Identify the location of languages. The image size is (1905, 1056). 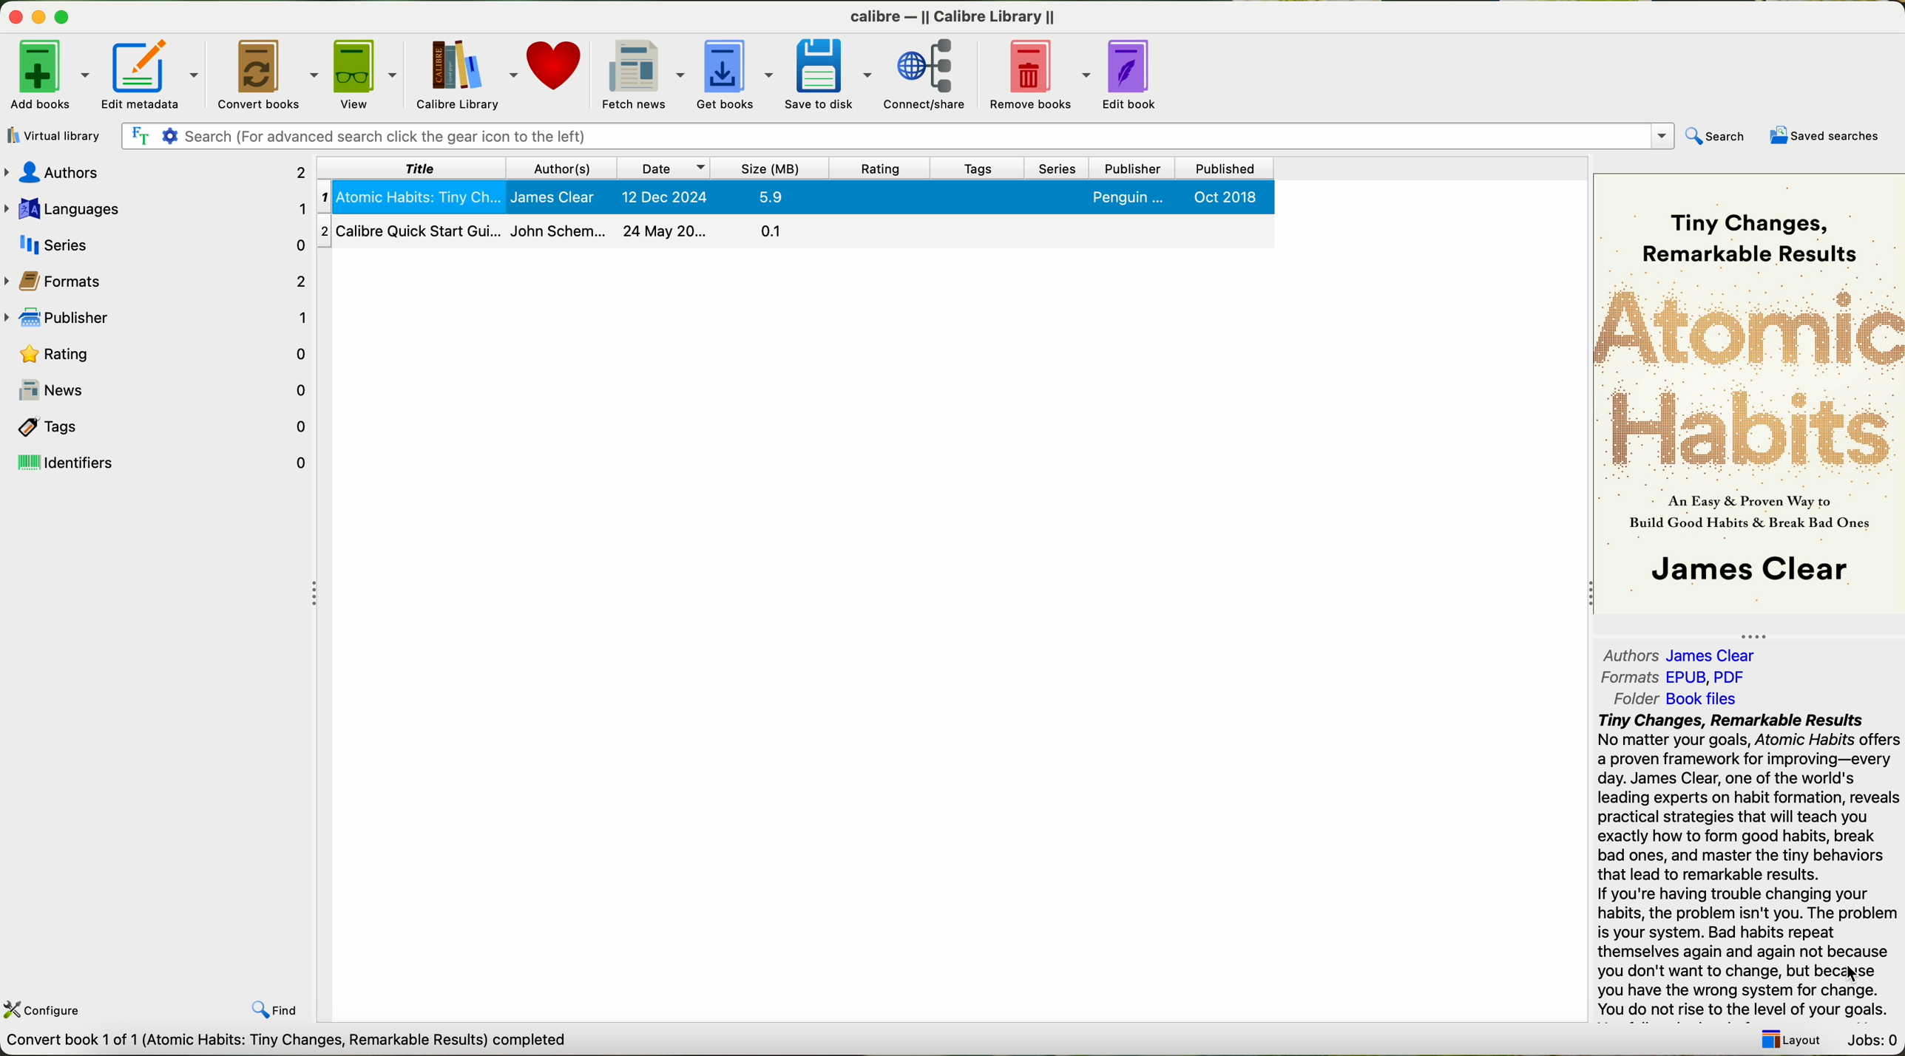
(158, 208).